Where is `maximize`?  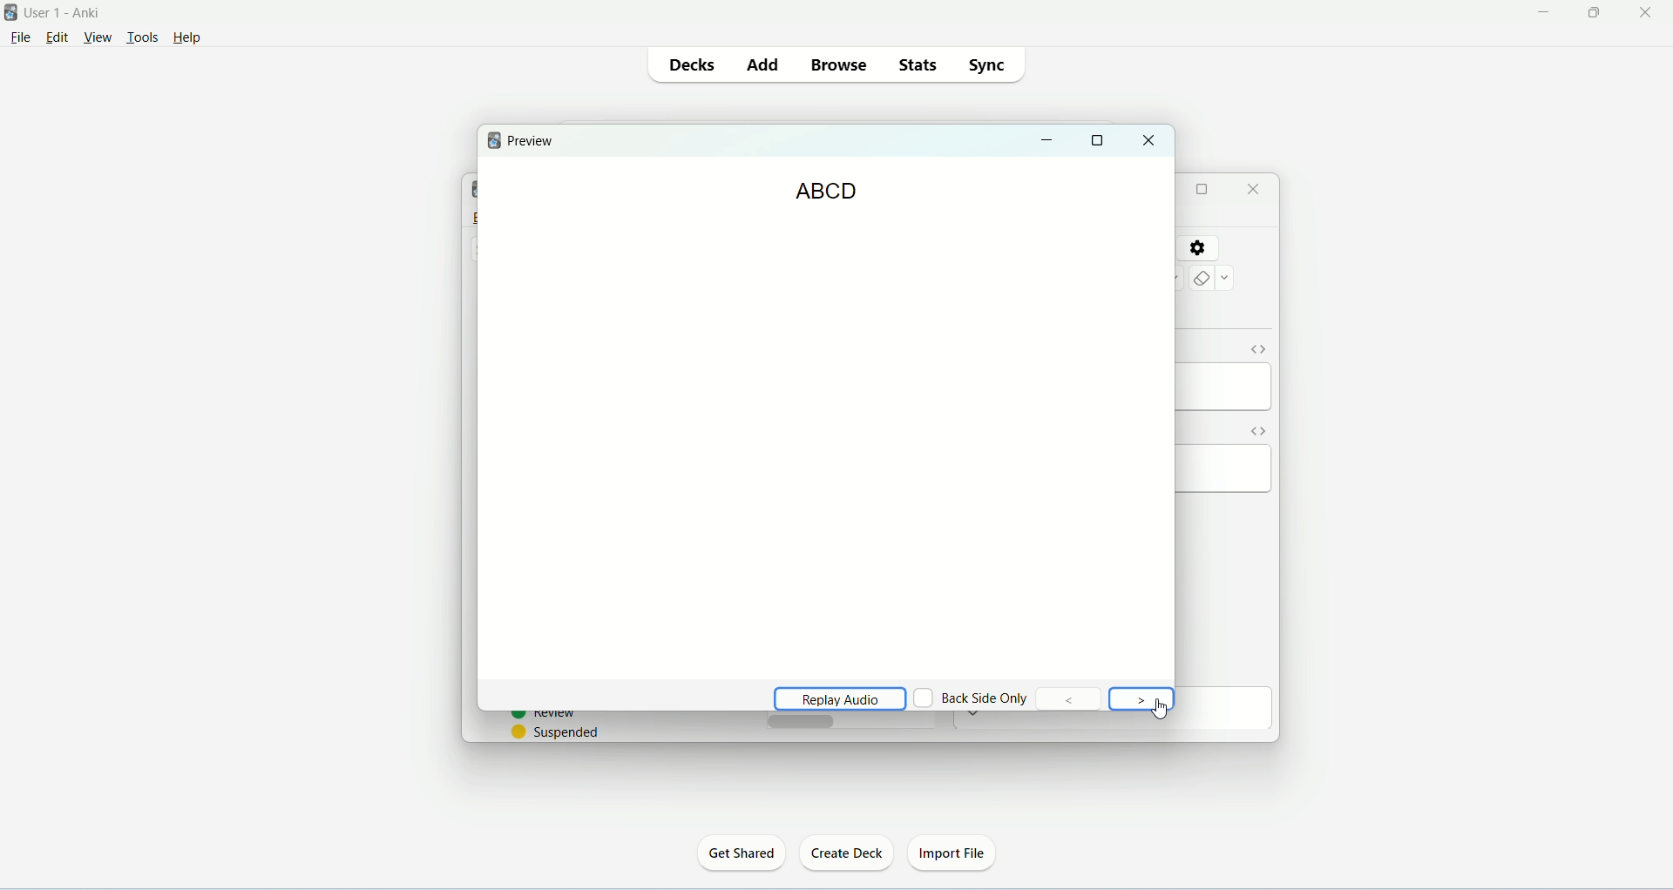
maximize is located at coordinates (1594, 13).